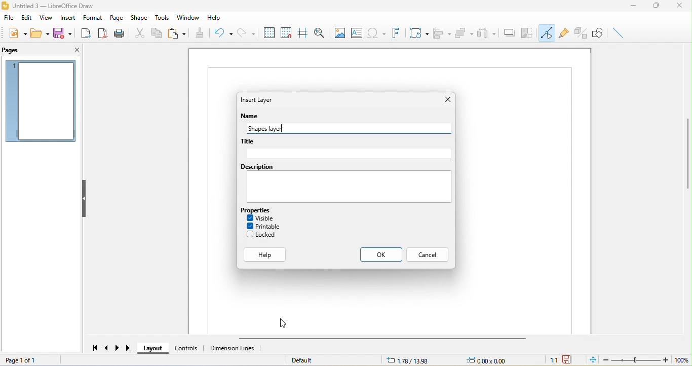 This screenshot has height=366, width=692. I want to click on text box, so click(356, 33).